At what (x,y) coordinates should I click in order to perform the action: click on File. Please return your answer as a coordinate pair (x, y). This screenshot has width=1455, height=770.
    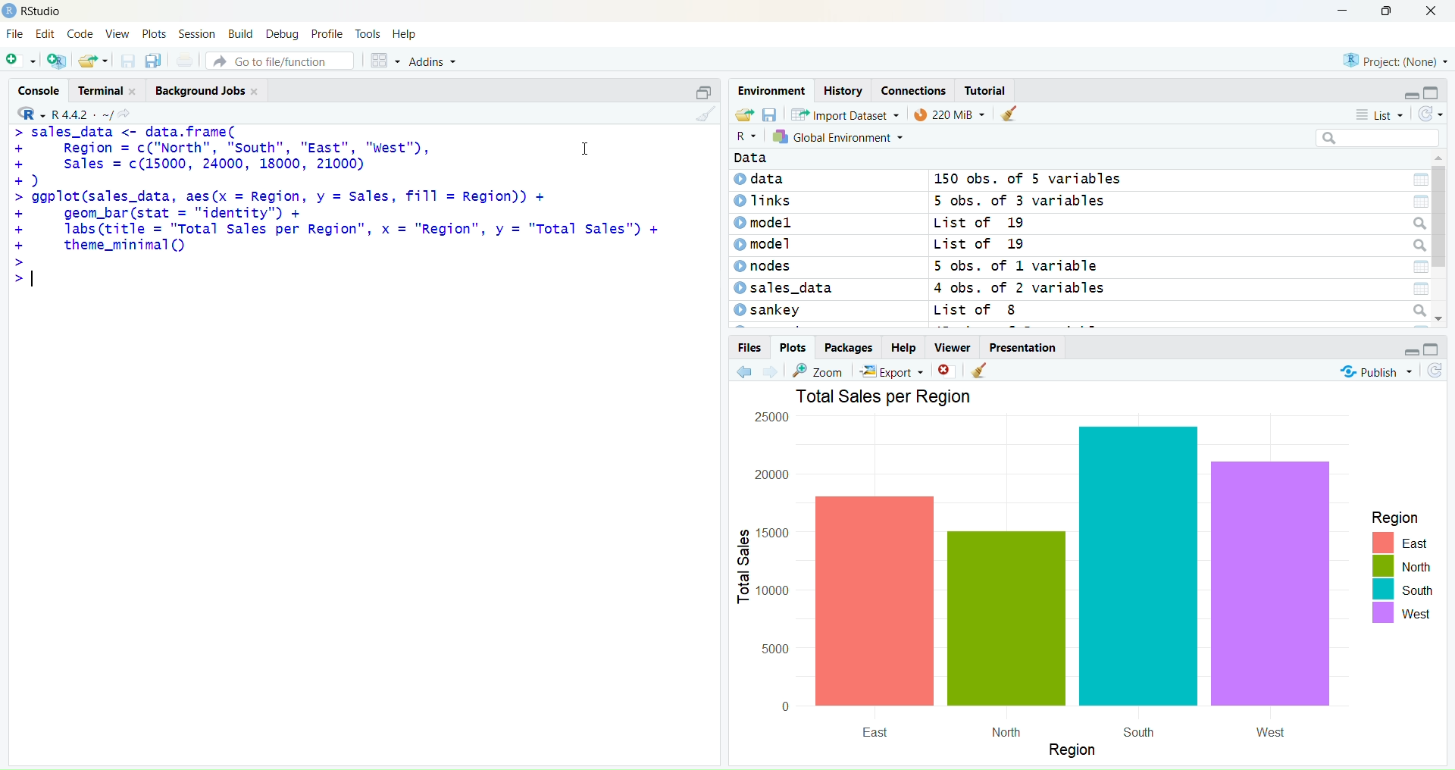
    Looking at the image, I should click on (15, 35).